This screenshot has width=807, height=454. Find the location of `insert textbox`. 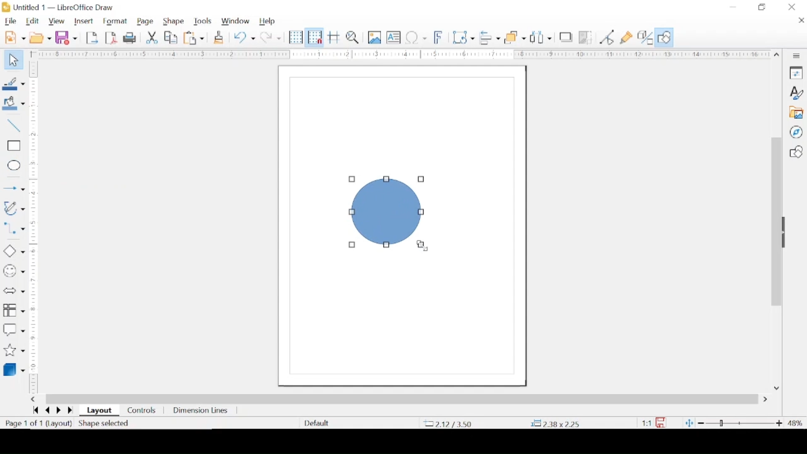

insert textbox is located at coordinates (394, 38).